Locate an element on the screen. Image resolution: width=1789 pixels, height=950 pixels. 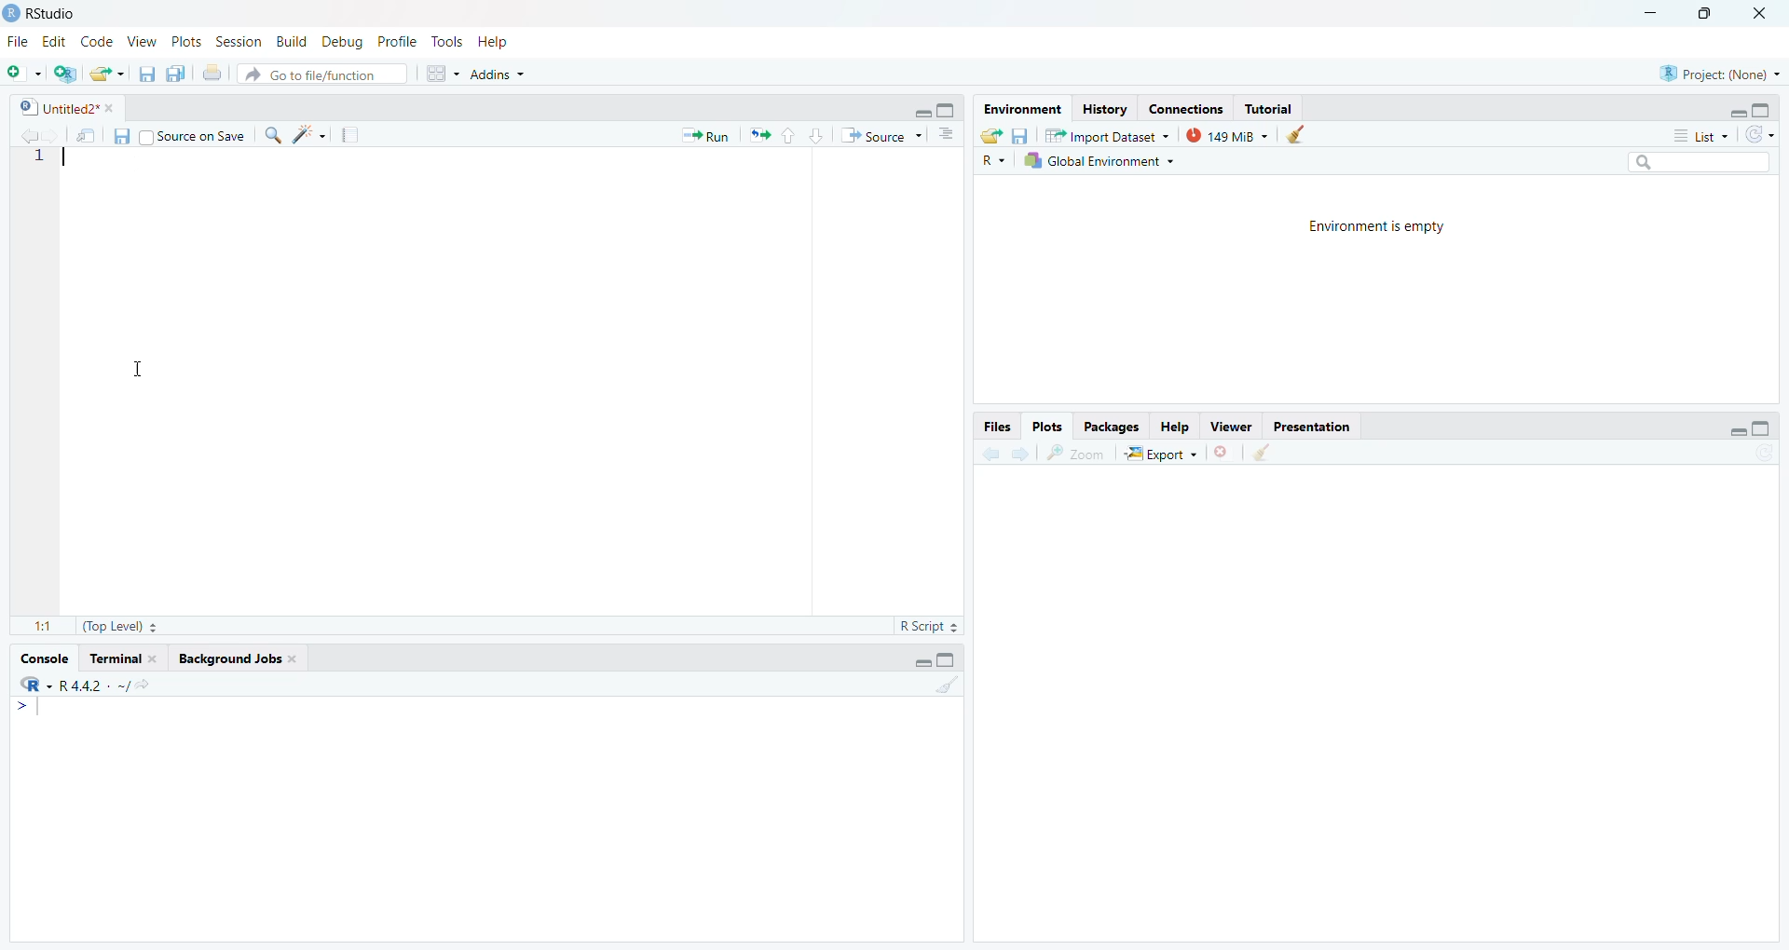
Show in new window is located at coordinates (88, 133).